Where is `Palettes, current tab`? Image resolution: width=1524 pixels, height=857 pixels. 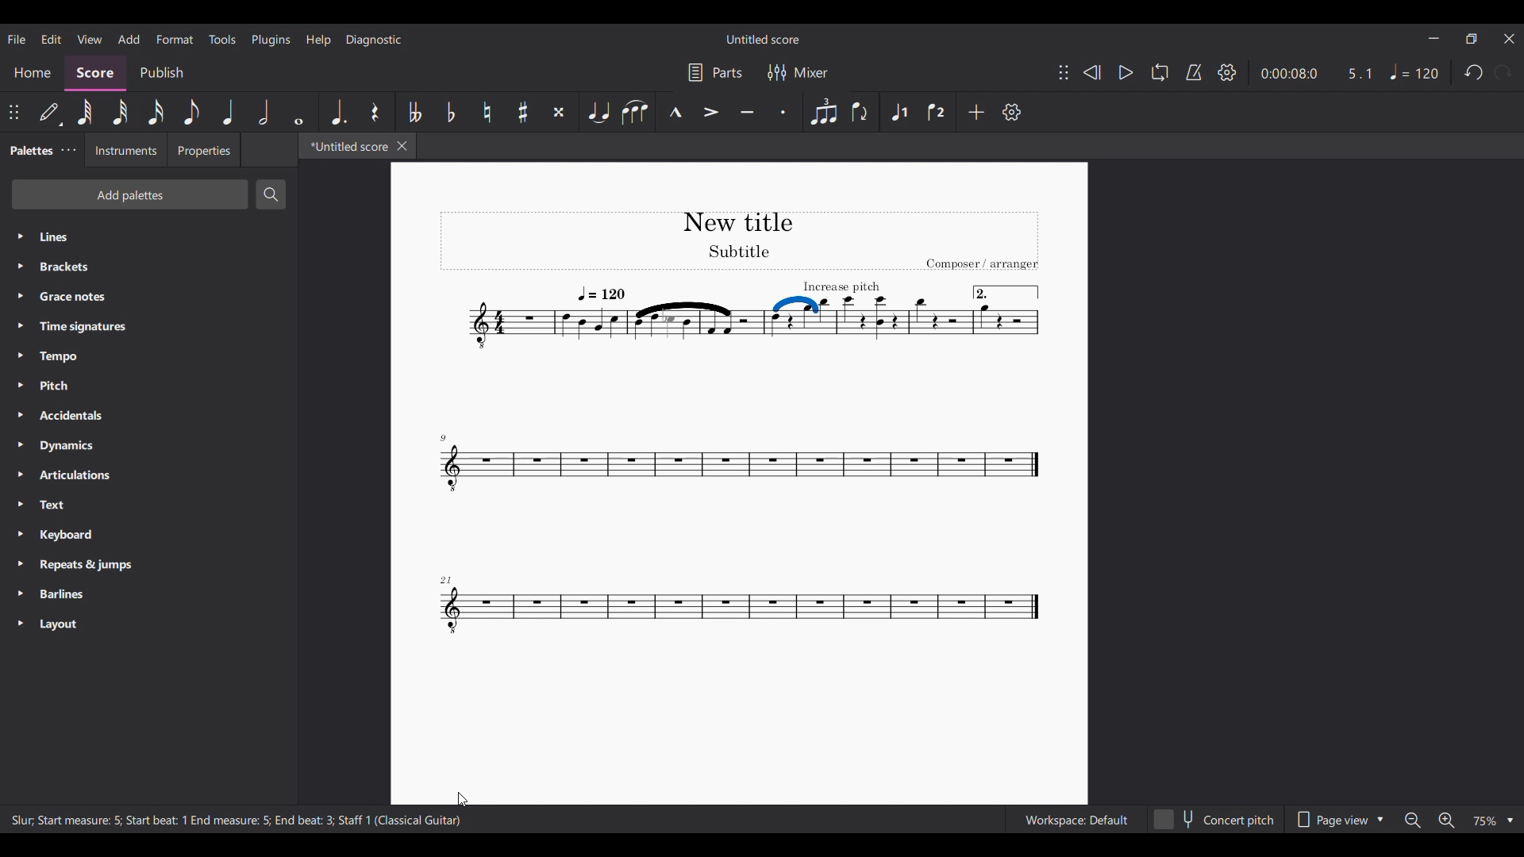
Palettes, current tab is located at coordinates (29, 151).